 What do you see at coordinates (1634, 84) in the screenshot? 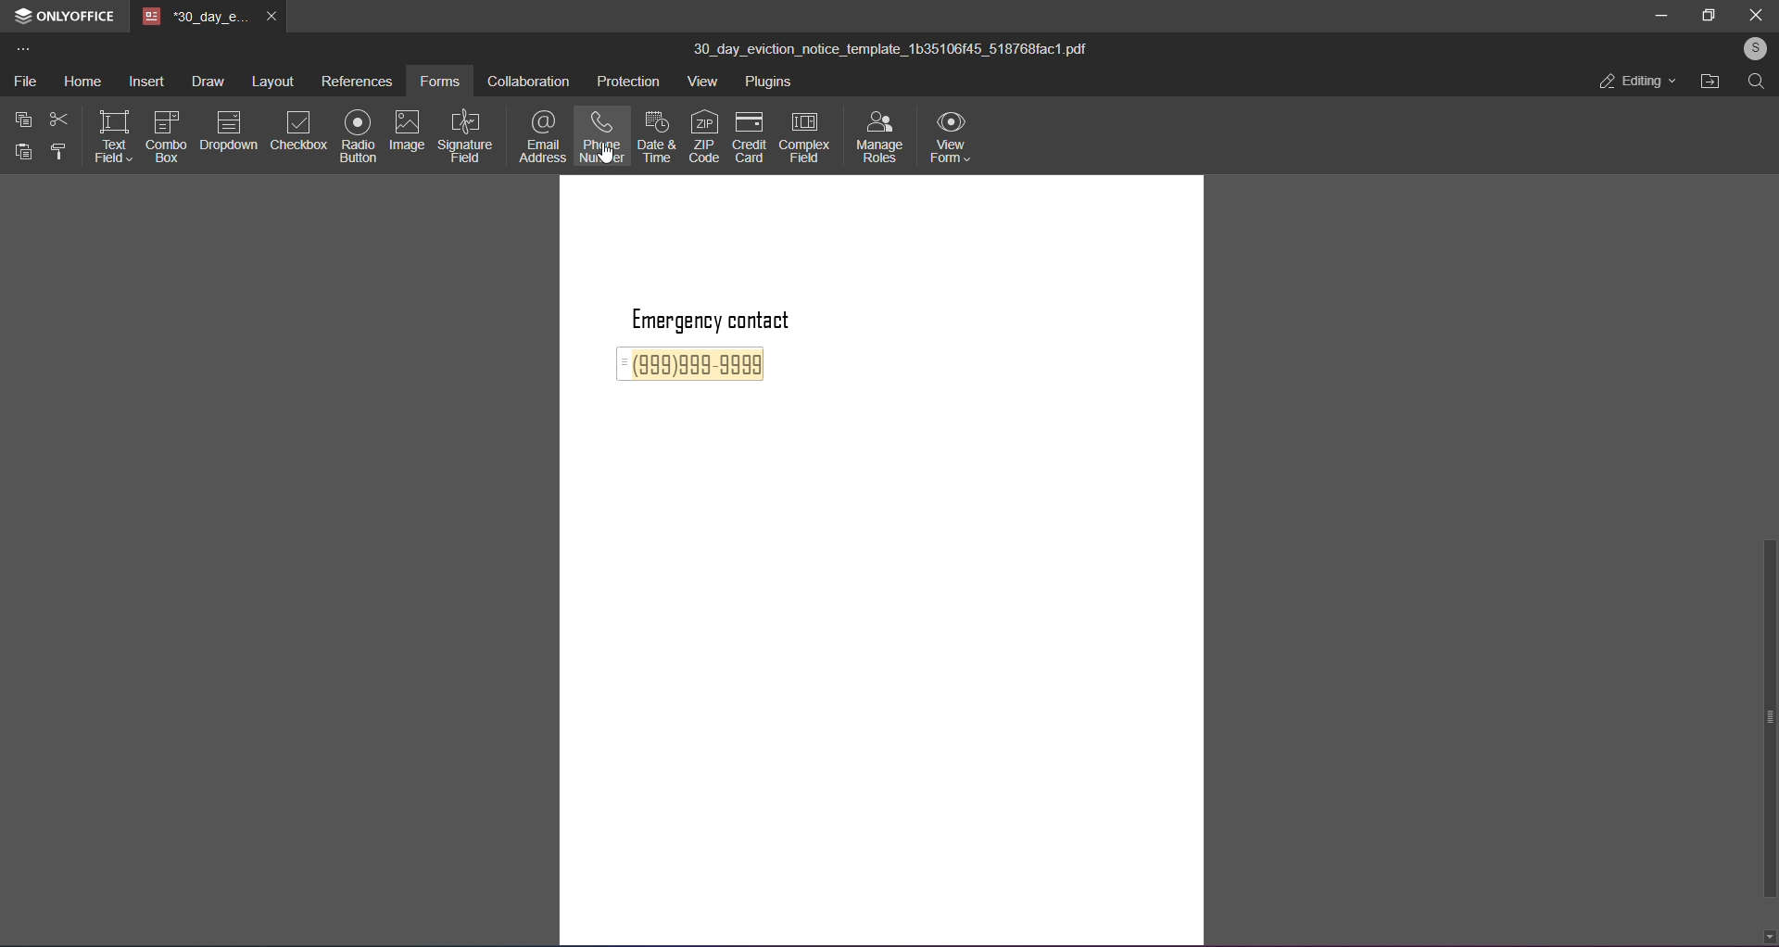
I see `editing` at bounding box center [1634, 84].